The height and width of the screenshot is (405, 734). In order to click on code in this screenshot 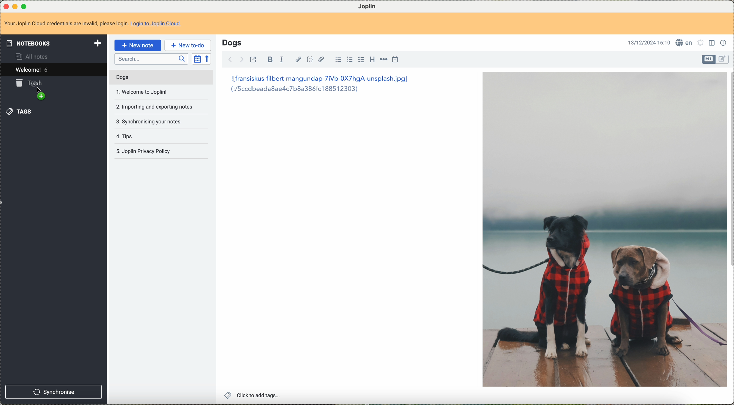, I will do `click(310, 60)`.